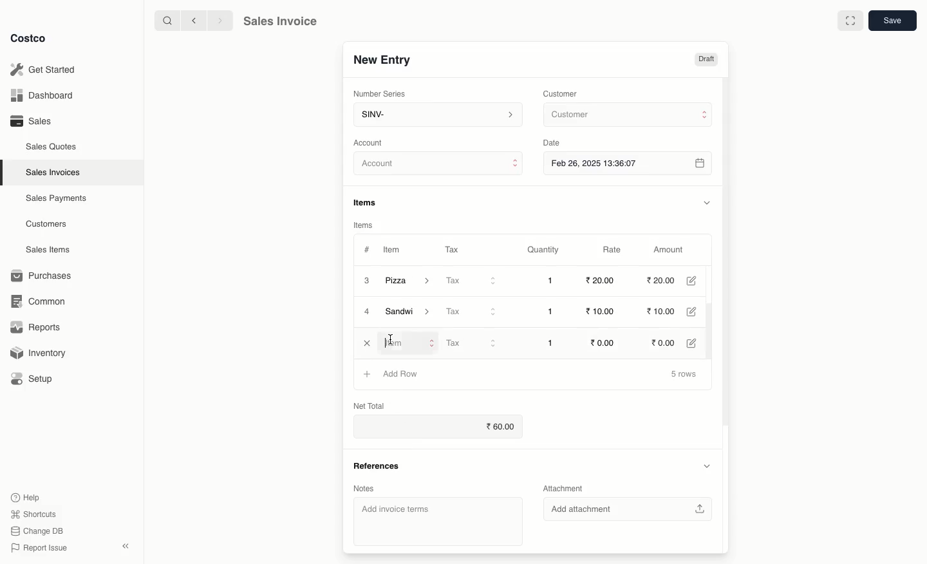  What do you see at coordinates (667, 312) in the screenshot?
I see `10.00` at bounding box center [667, 312].